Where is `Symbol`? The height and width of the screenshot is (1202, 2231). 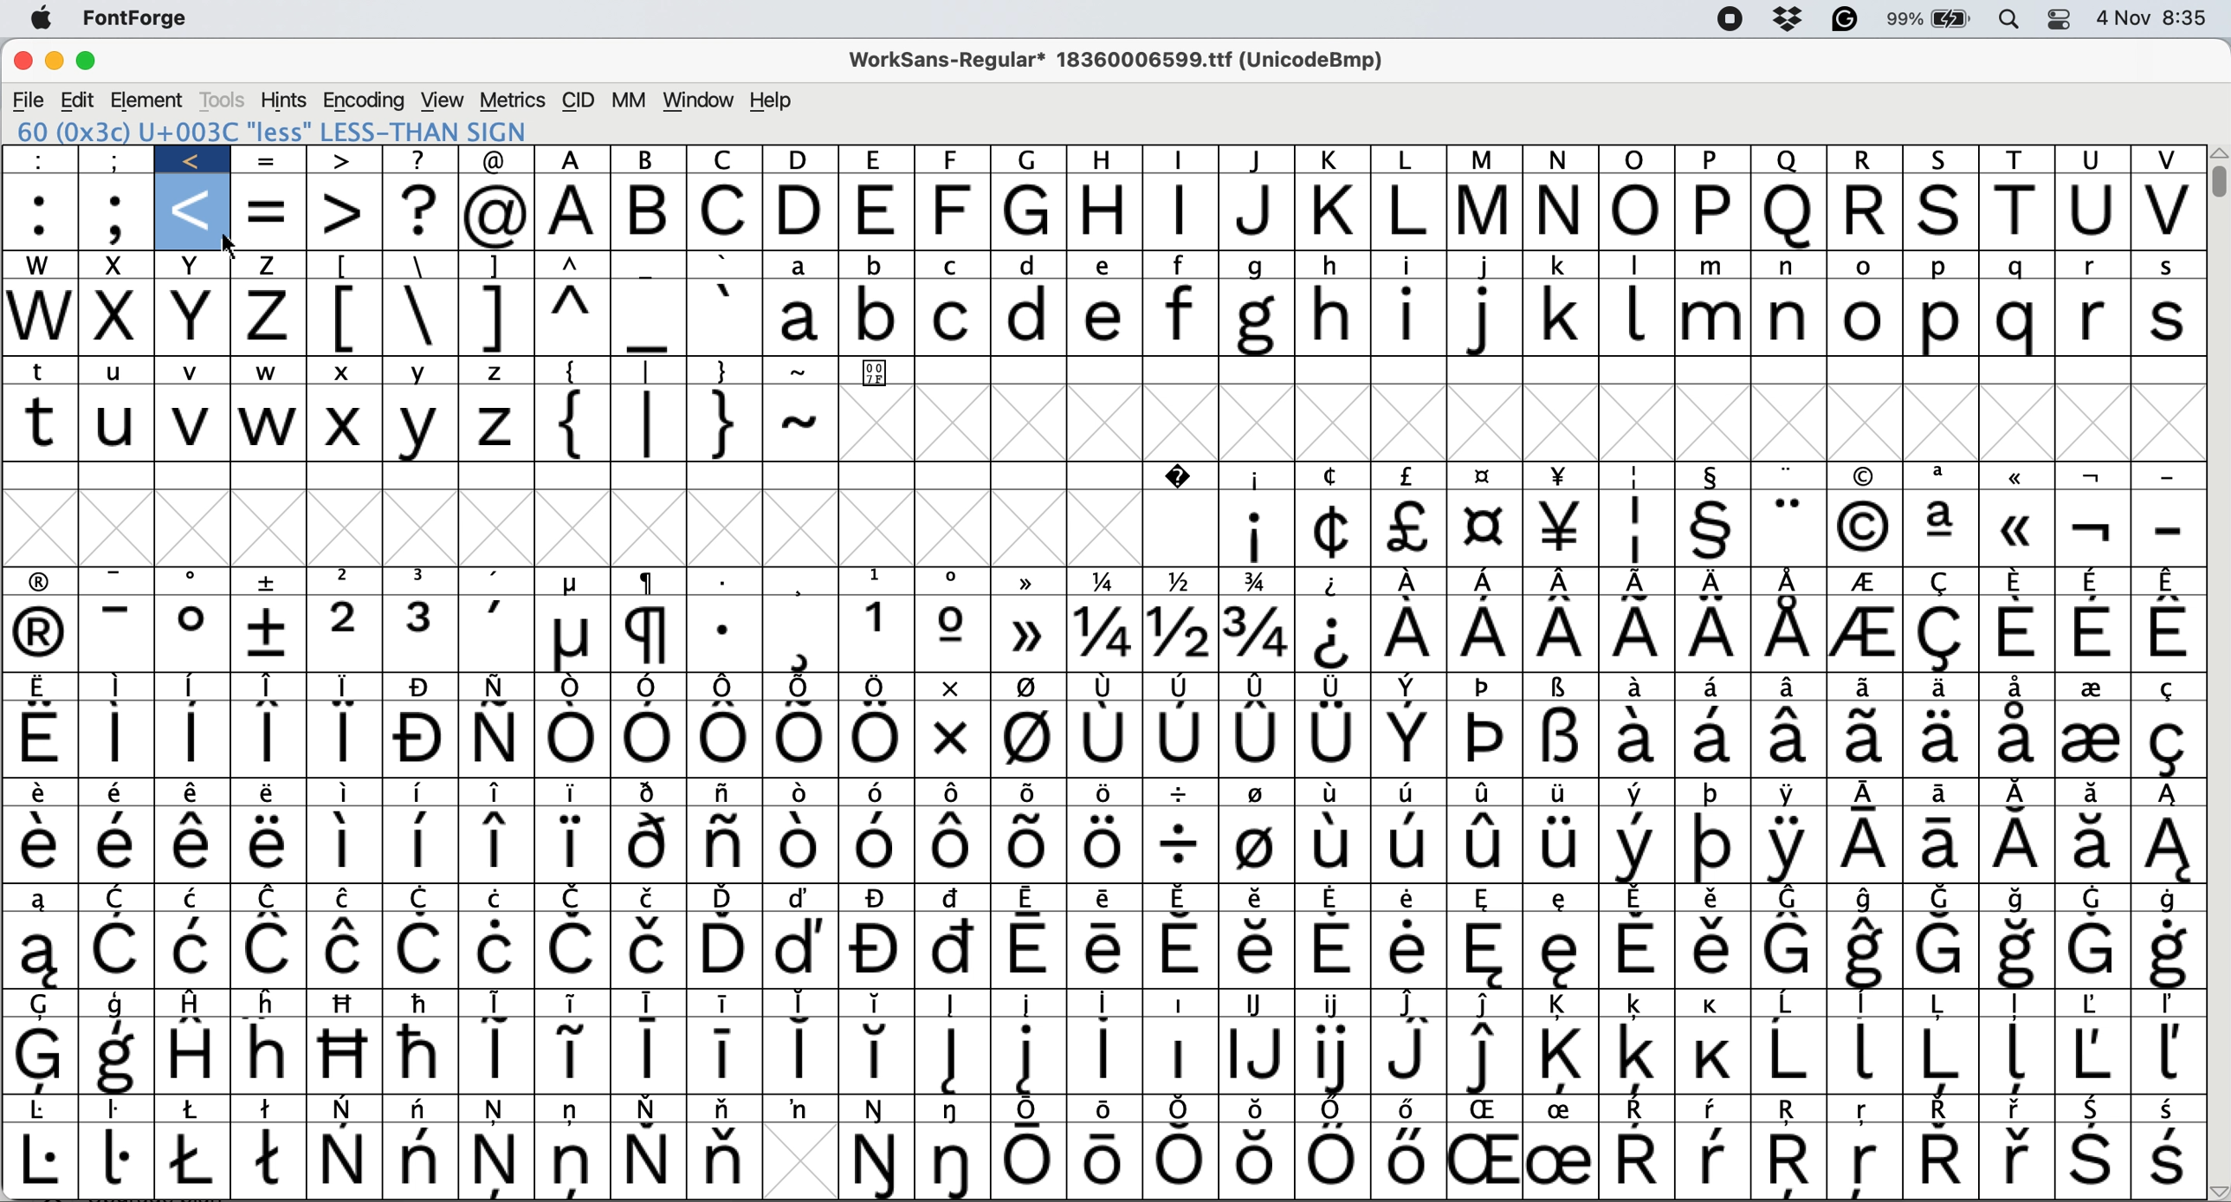 Symbol is located at coordinates (649, 687).